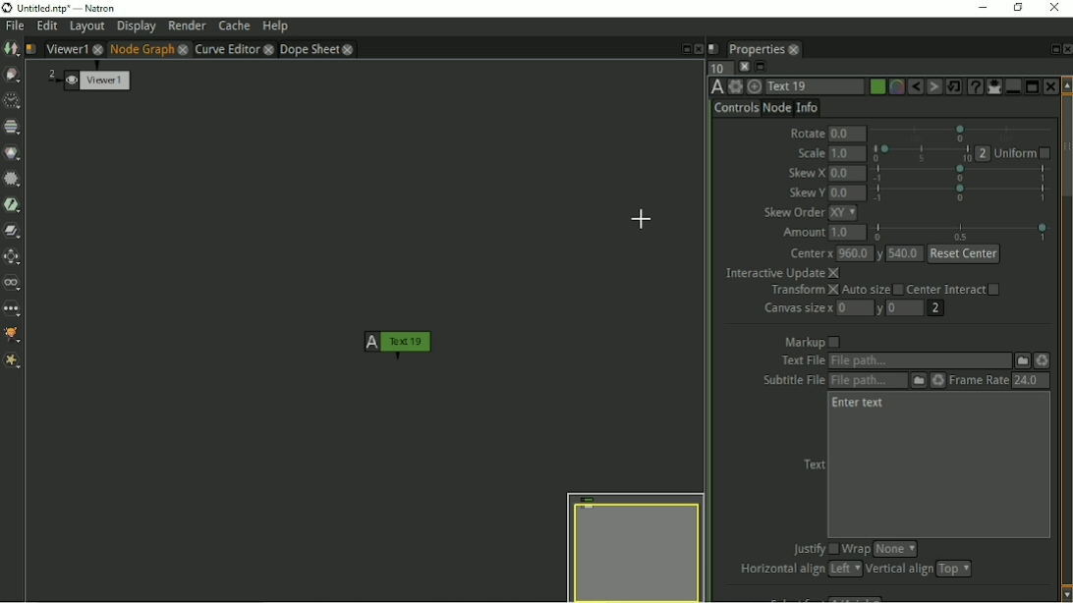  I want to click on 960, so click(856, 253).